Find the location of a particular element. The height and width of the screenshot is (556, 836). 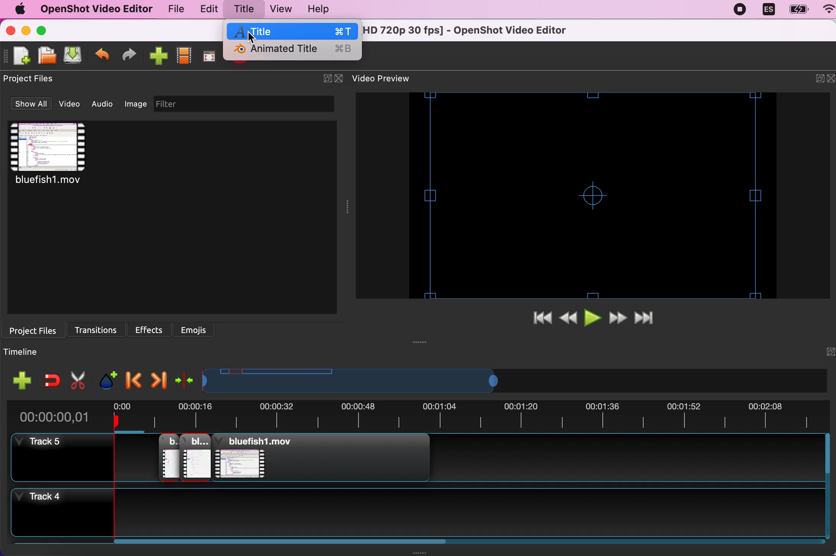

video preview is located at coordinates (596, 196).